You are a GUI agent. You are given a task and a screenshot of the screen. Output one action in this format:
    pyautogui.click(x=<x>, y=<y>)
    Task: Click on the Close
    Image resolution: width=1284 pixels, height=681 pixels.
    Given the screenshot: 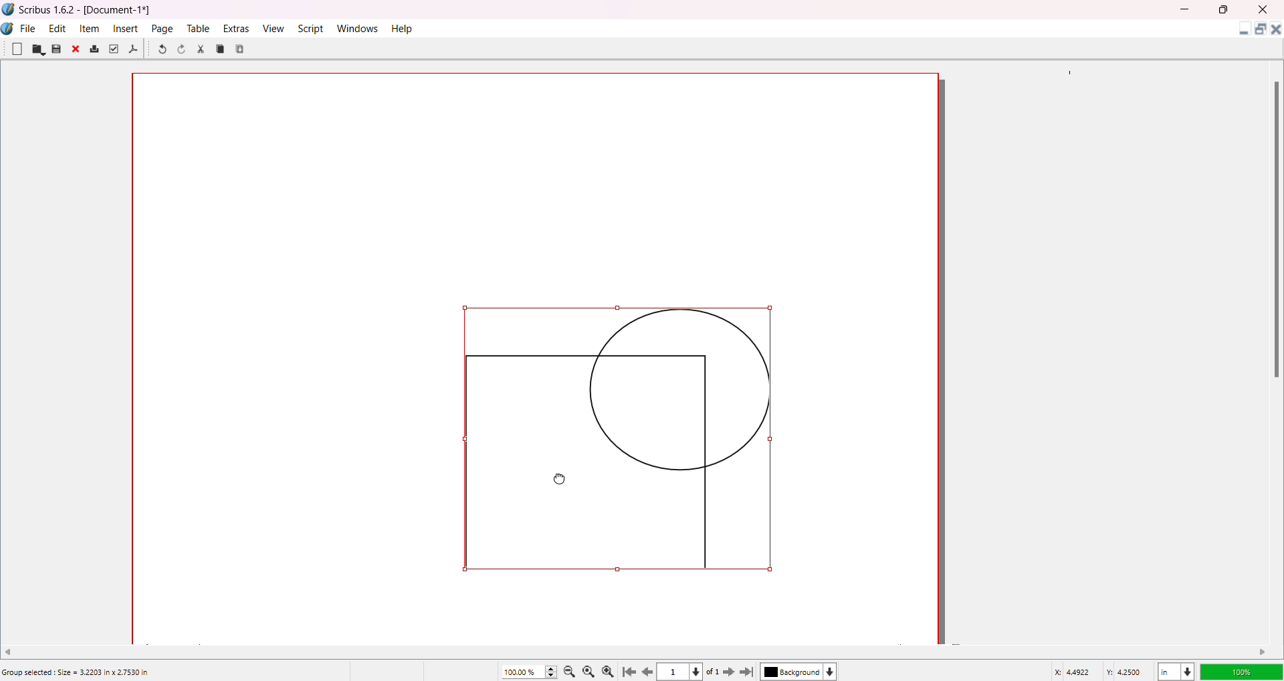 What is the action you would take?
    pyautogui.click(x=77, y=50)
    